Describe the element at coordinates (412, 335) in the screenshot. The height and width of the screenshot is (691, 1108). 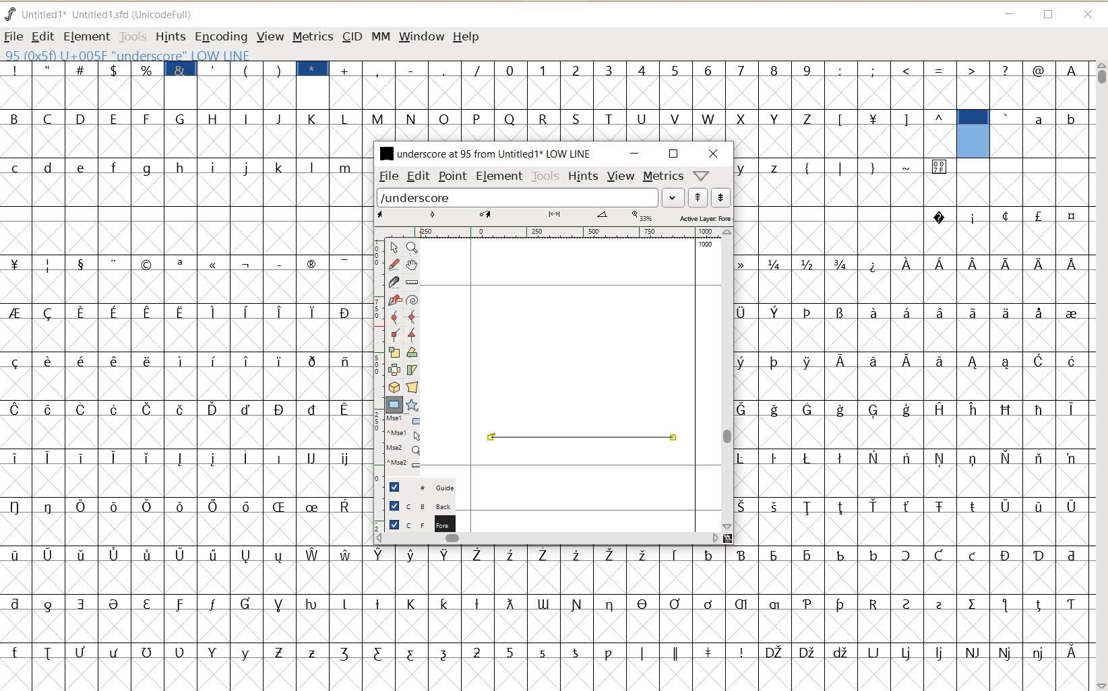
I see `Add a corner point` at that location.